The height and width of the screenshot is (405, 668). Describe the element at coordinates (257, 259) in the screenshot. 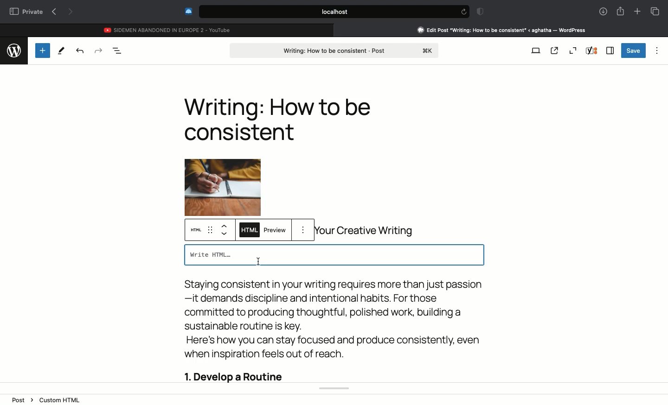

I see `cursor` at that location.